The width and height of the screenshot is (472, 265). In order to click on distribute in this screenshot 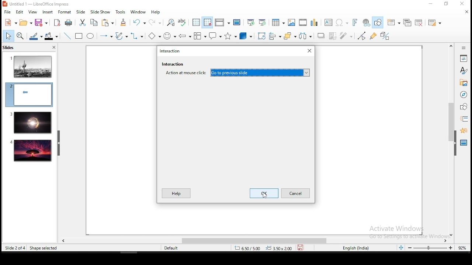, I will do `click(306, 36)`.